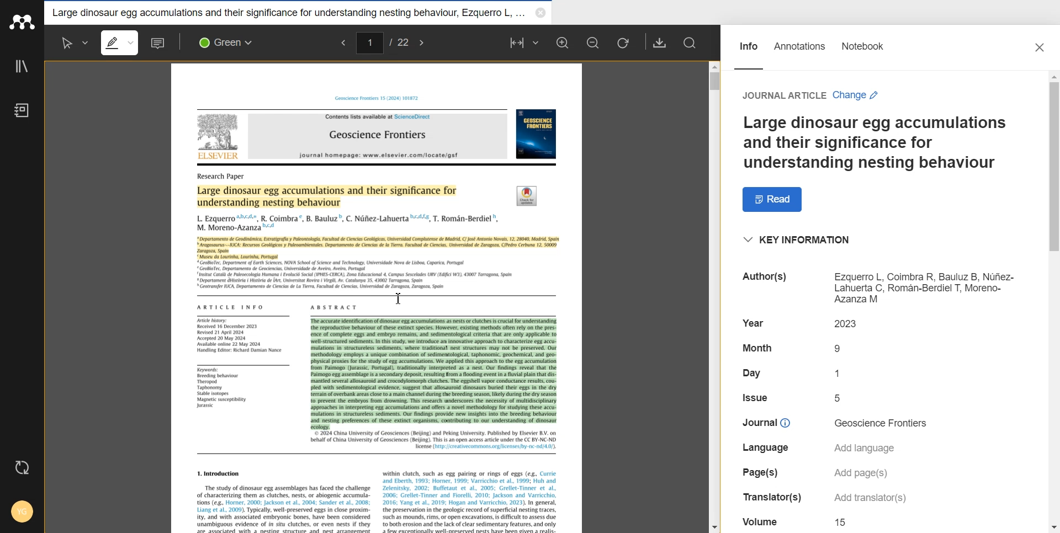 The height and width of the screenshot is (533, 1060). Describe the element at coordinates (20, 513) in the screenshot. I see `Account` at that location.